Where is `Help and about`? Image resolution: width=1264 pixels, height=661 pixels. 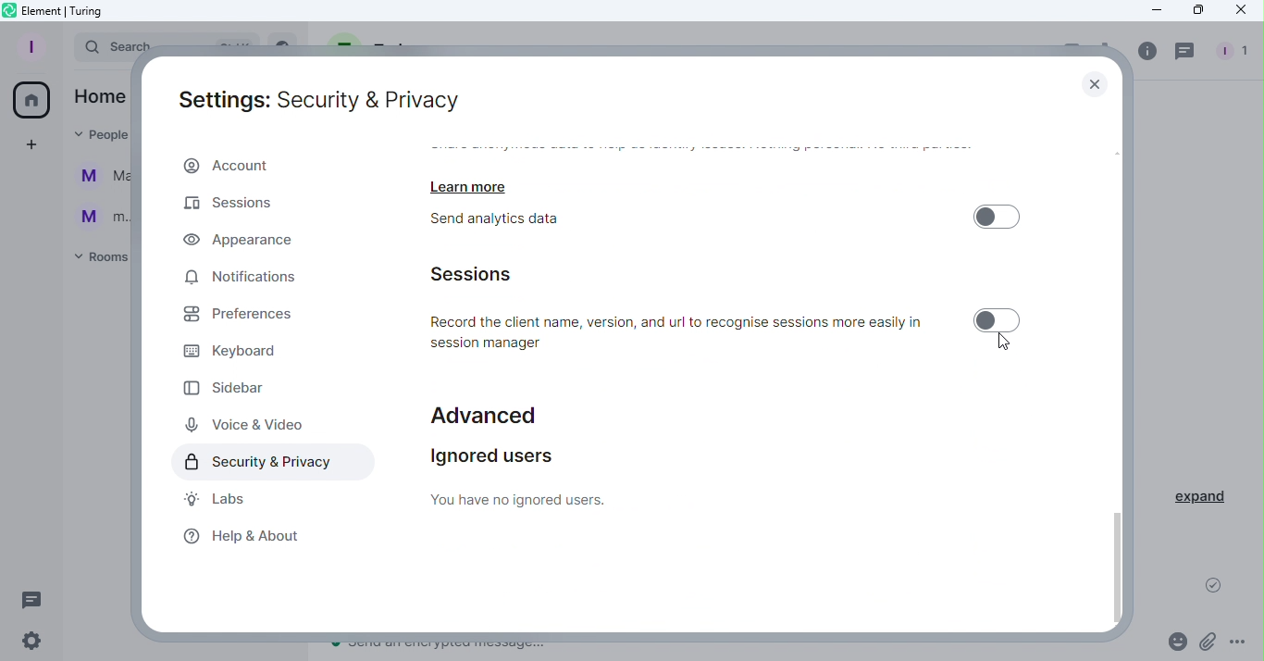 Help and about is located at coordinates (245, 539).